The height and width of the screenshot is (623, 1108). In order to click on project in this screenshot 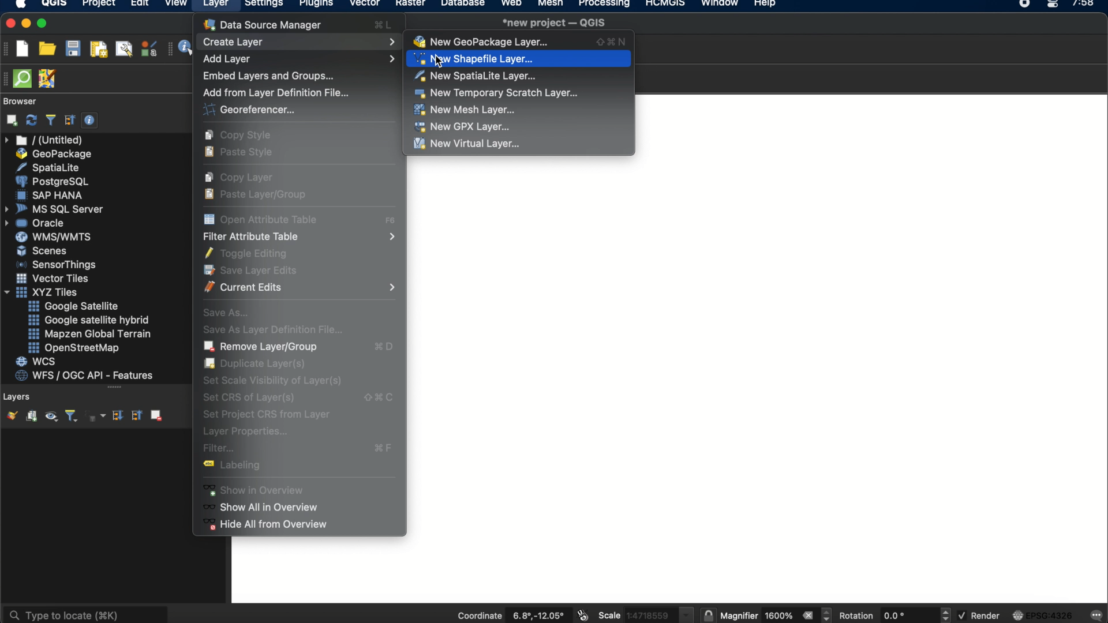, I will do `click(97, 5)`.